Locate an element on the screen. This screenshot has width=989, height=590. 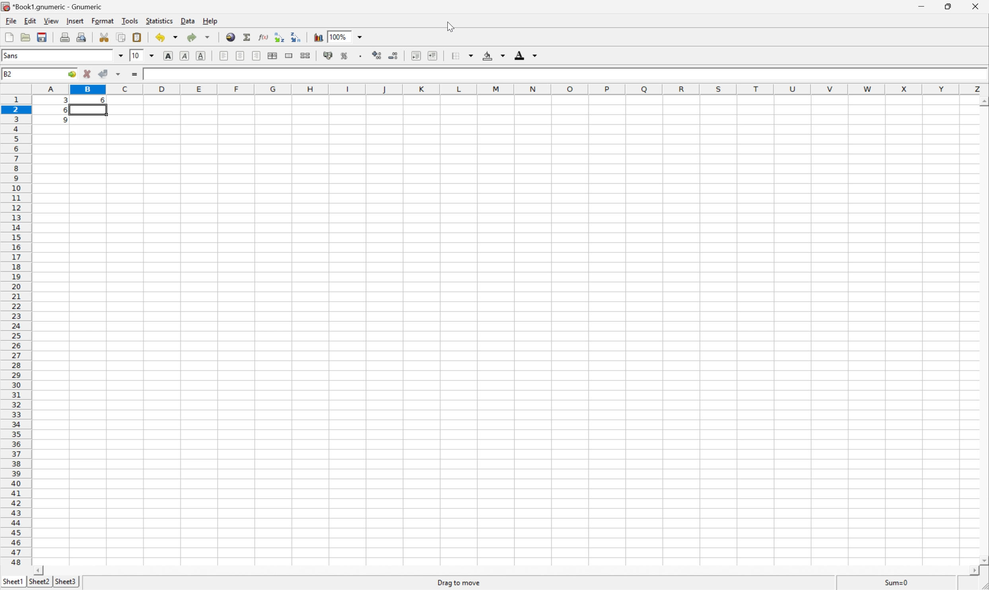
Edit a function in current cell is located at coordinates (263, 36).